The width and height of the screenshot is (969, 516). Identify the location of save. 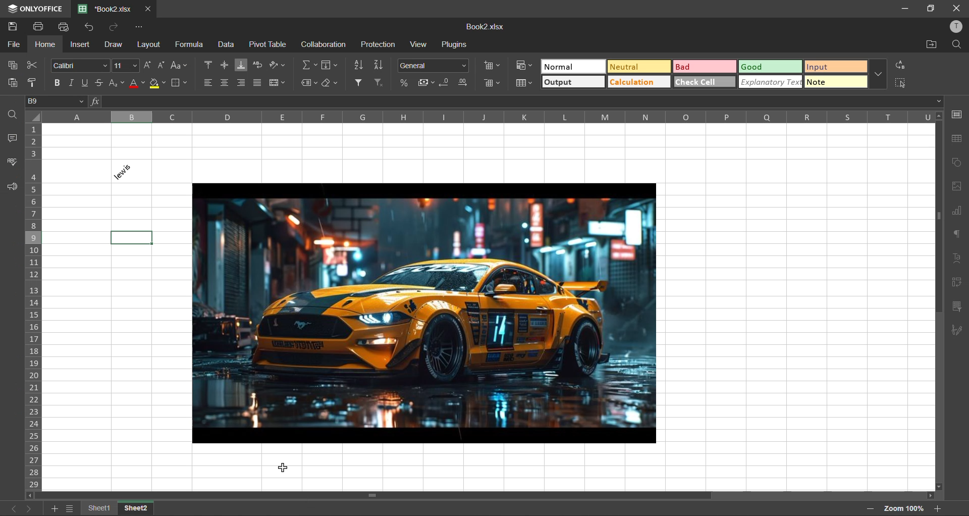
(14, 27).